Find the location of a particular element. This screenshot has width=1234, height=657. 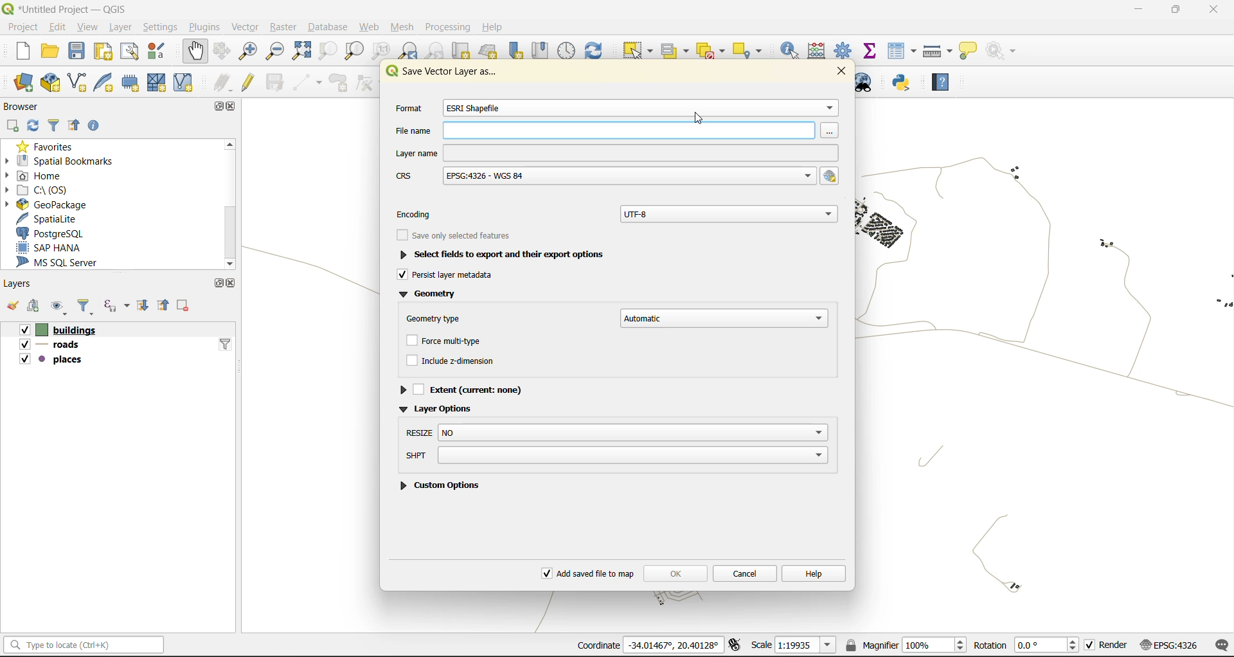

open is located at coordinates (48, 51).